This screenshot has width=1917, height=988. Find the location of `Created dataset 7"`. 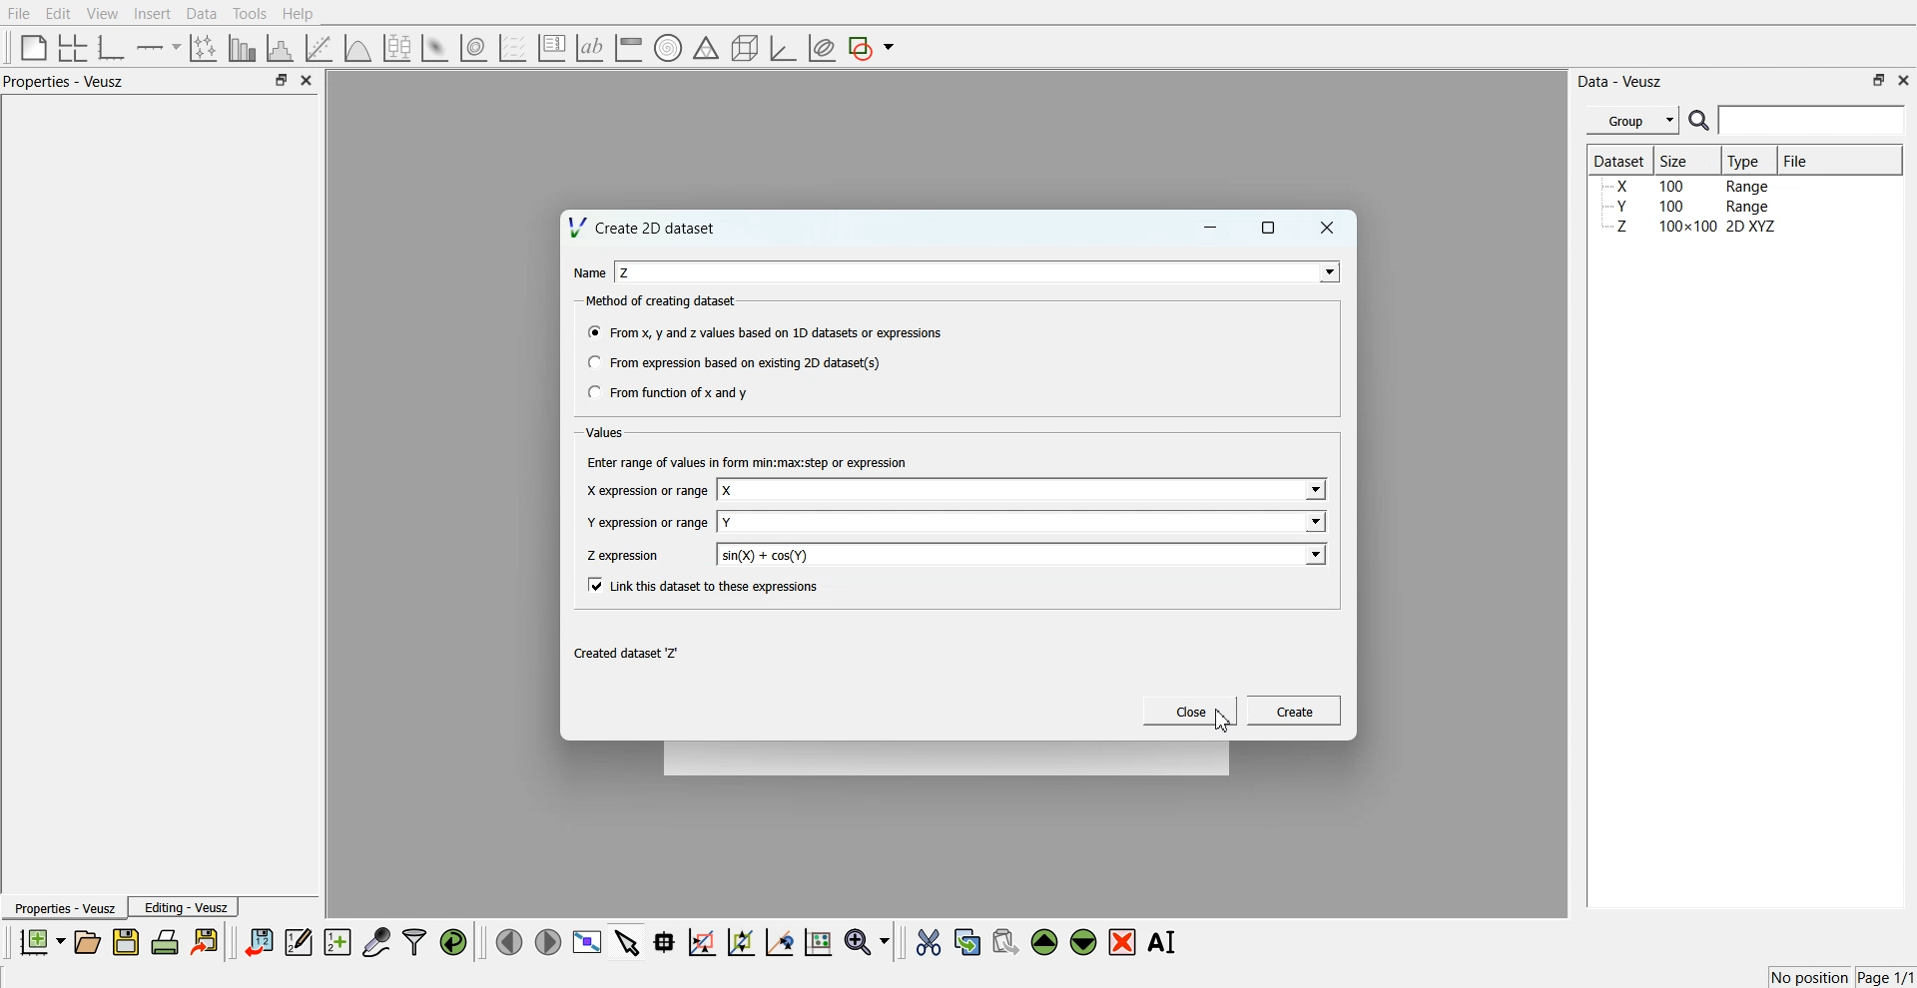

Created dataset 7" is located at coordinates (631, 654).